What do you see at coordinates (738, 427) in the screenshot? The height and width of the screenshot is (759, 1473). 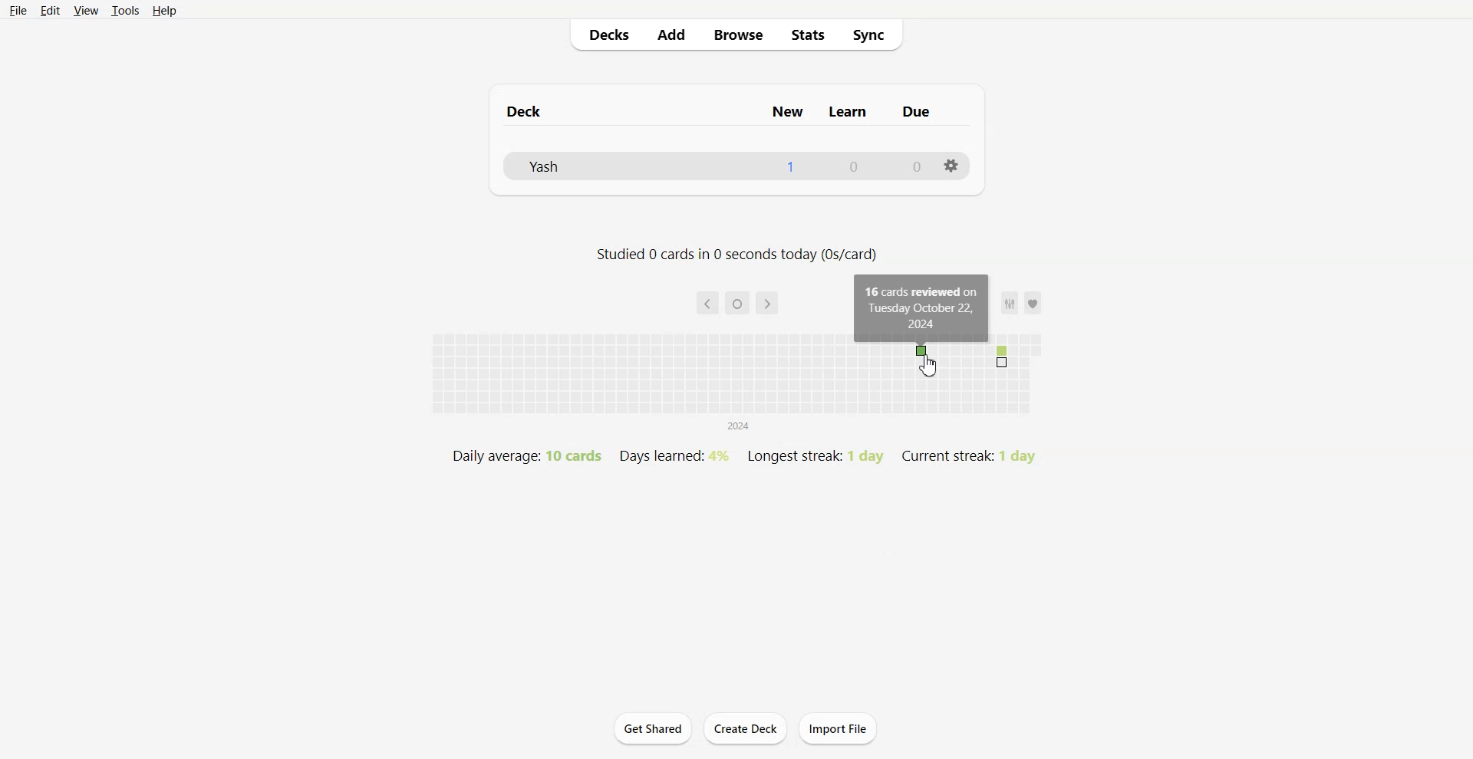 I see `2024` at bounding box center [738, 427].